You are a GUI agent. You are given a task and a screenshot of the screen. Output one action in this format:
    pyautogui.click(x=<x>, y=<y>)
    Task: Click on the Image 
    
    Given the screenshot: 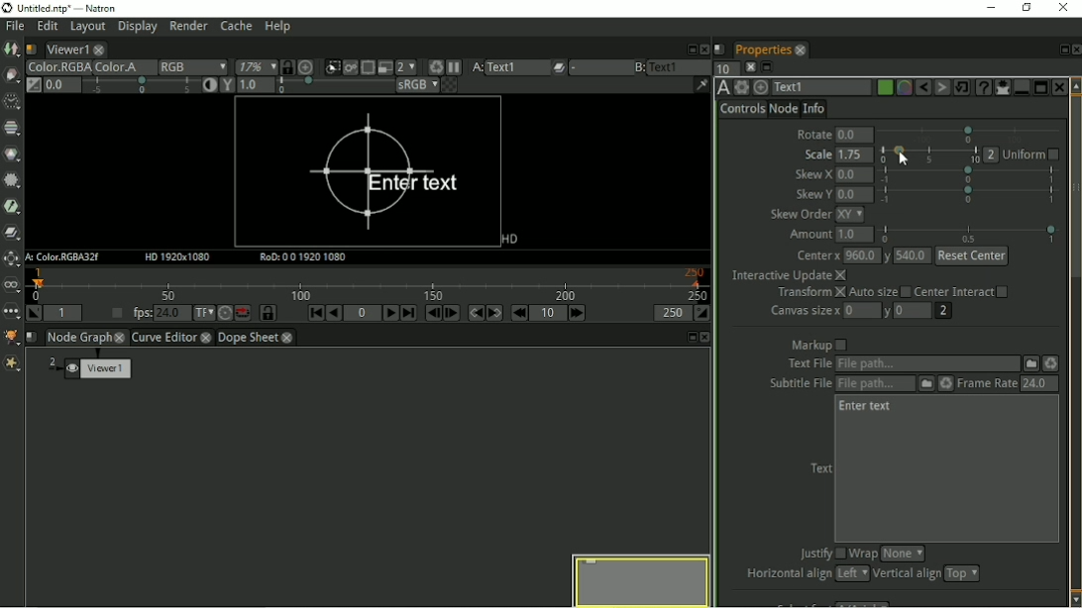 What is the action you would take?
    pyautogui.click(x=12, y=50)
    